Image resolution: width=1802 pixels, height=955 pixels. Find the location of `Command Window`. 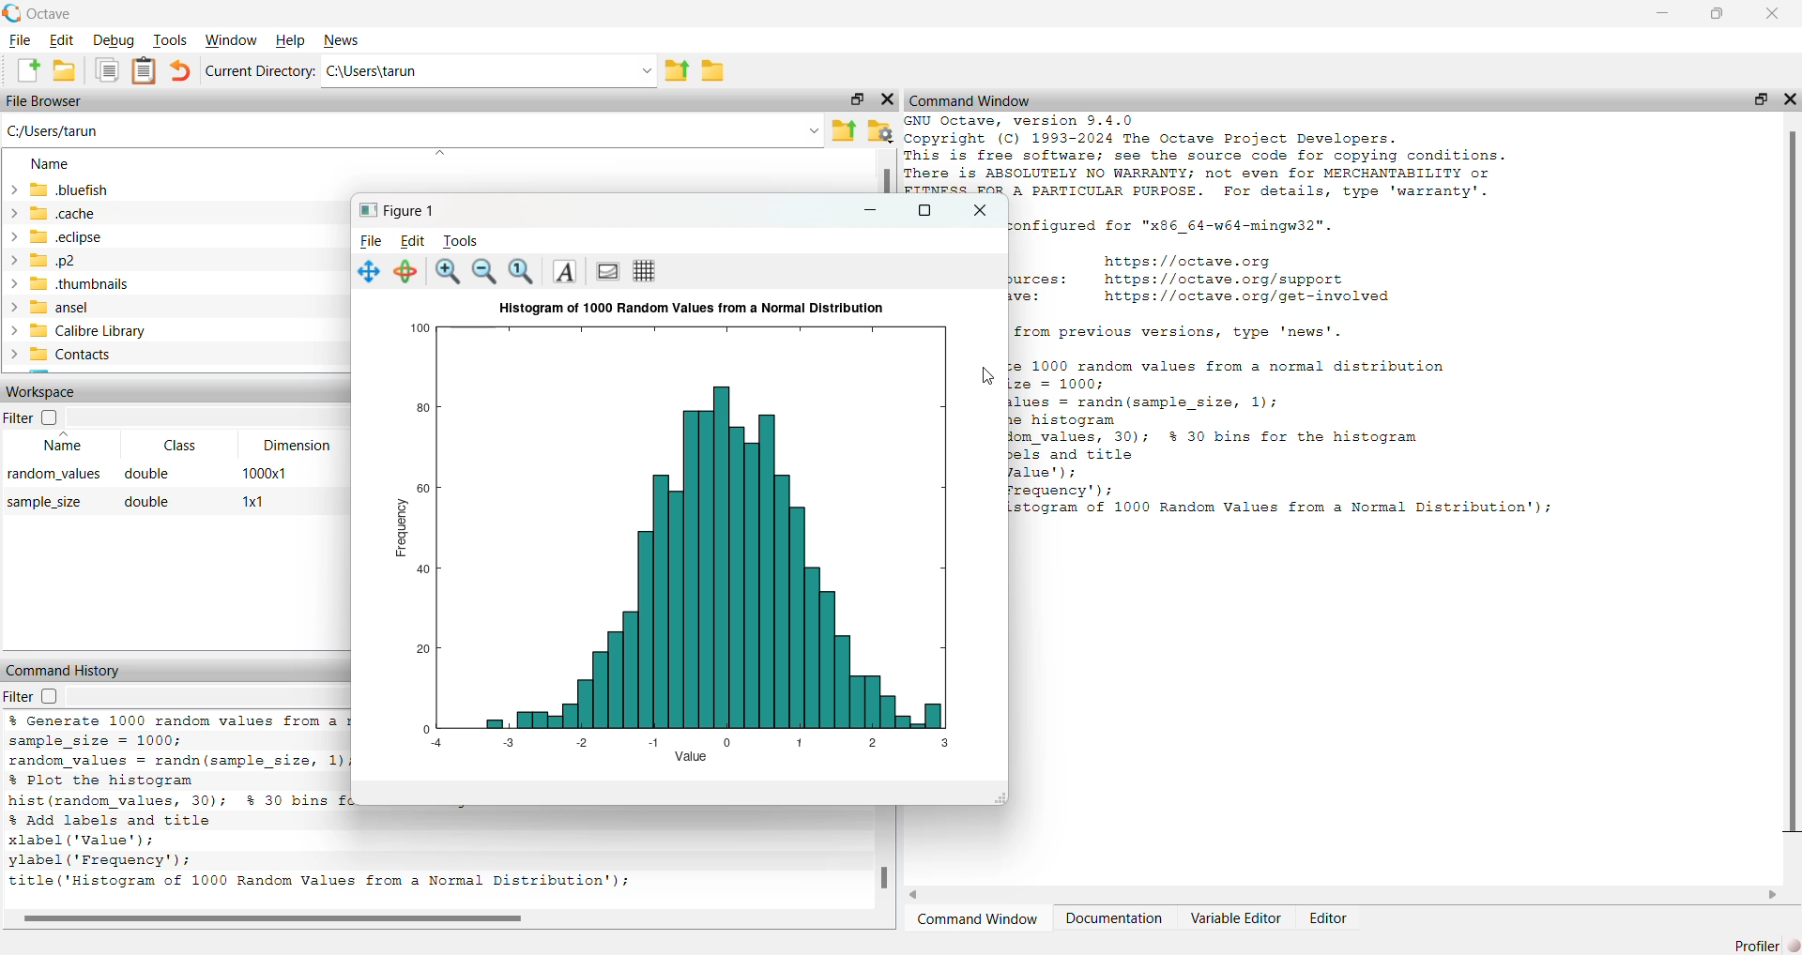

Command Window is located at coordinates (979, 920).